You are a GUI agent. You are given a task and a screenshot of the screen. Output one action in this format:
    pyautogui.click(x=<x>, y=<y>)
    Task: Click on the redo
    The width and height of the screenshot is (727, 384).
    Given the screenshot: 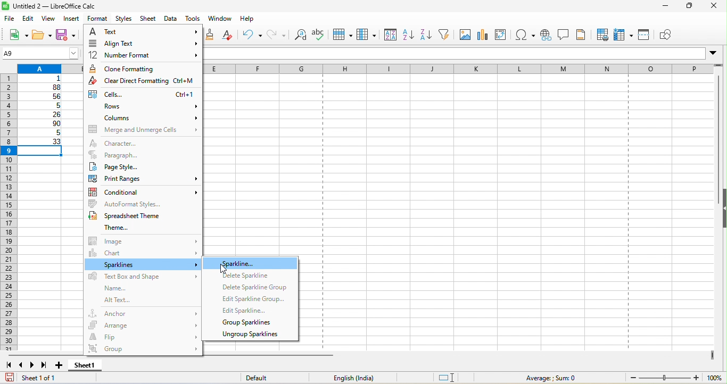 What is the action you would take?
    pyautogui.click(x=277, y=36)
    